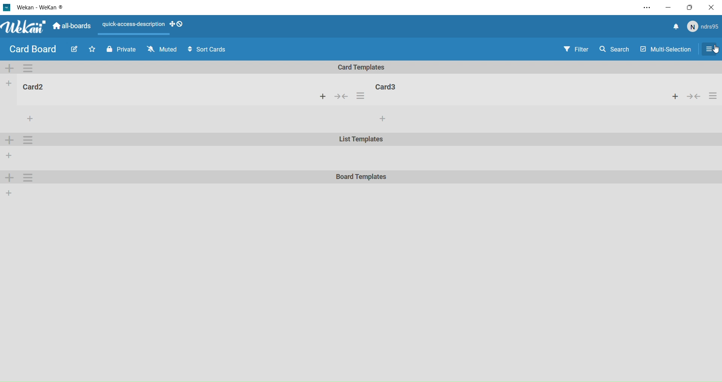  I want to click on , so click(38, 8).